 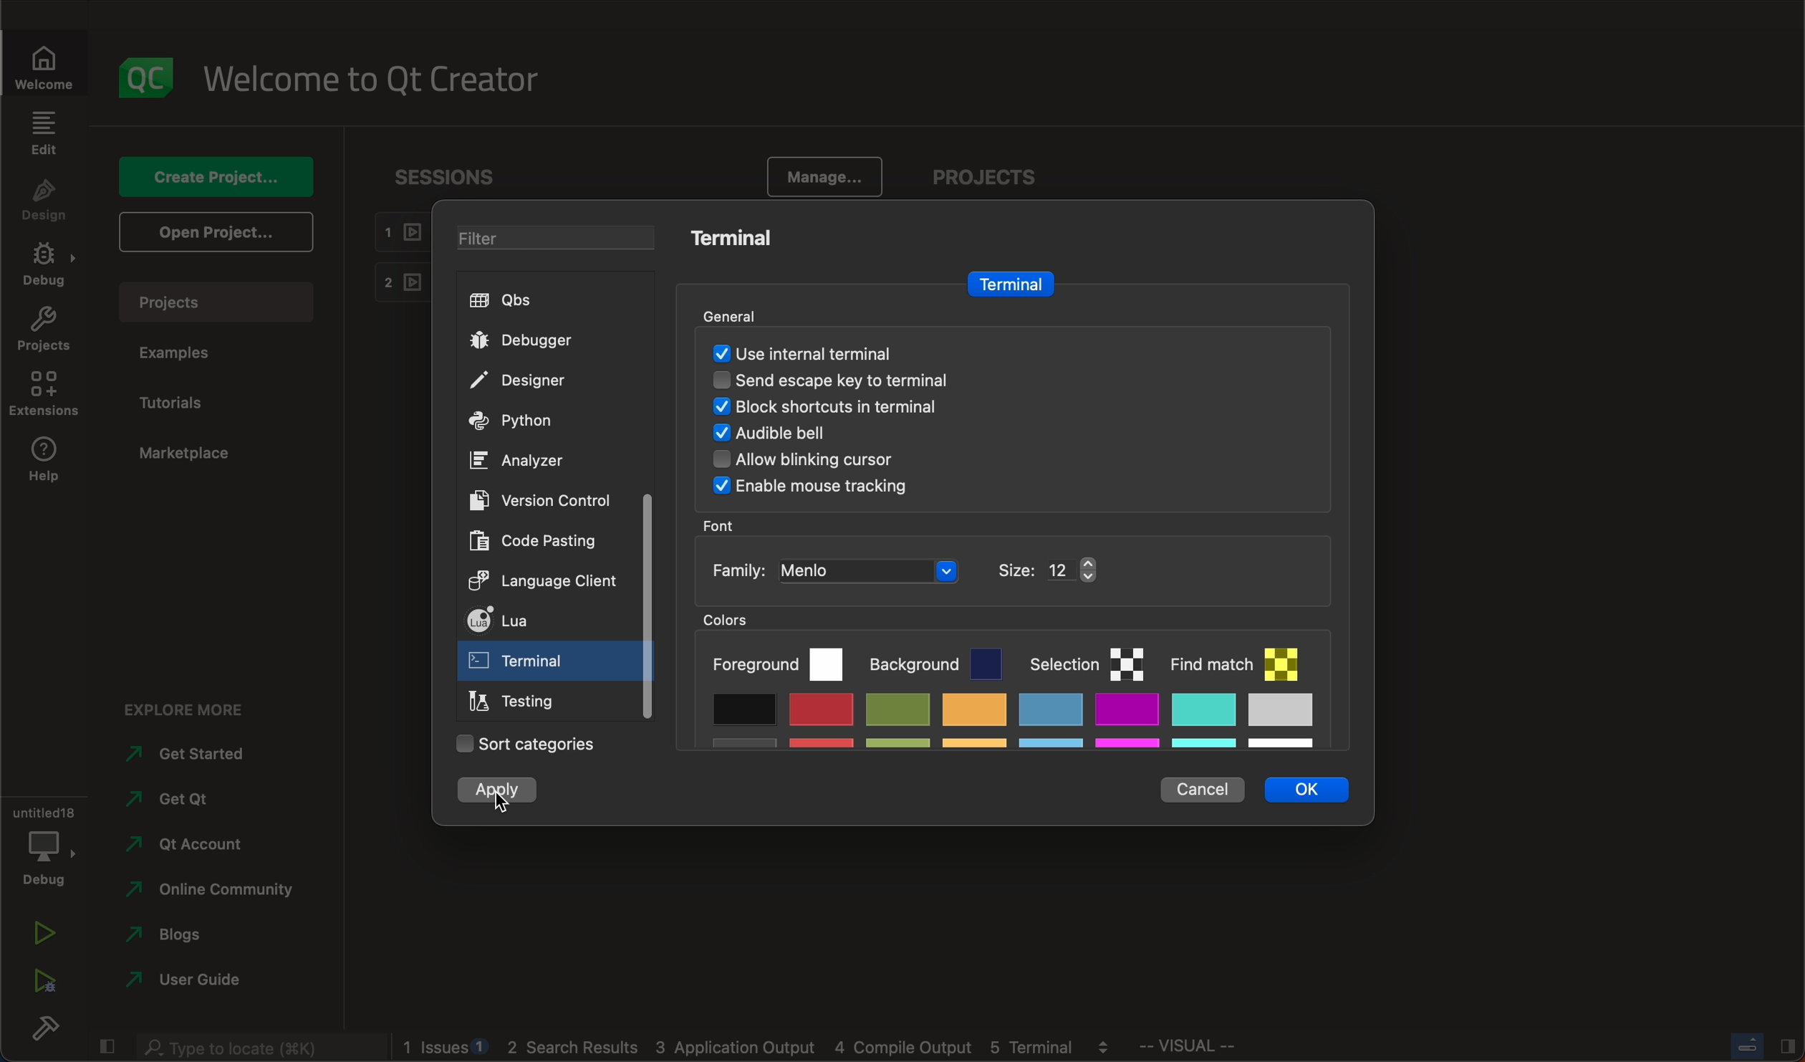 I want to click on send escape key, so click(x=853, y=378).